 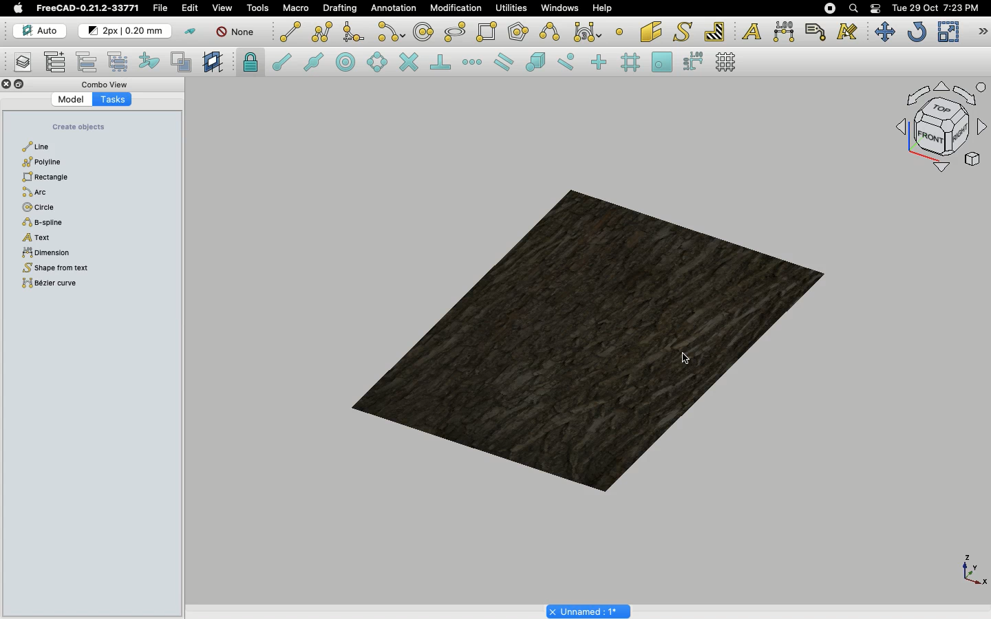 I want to click on Tools, so click(x=259, y=8).